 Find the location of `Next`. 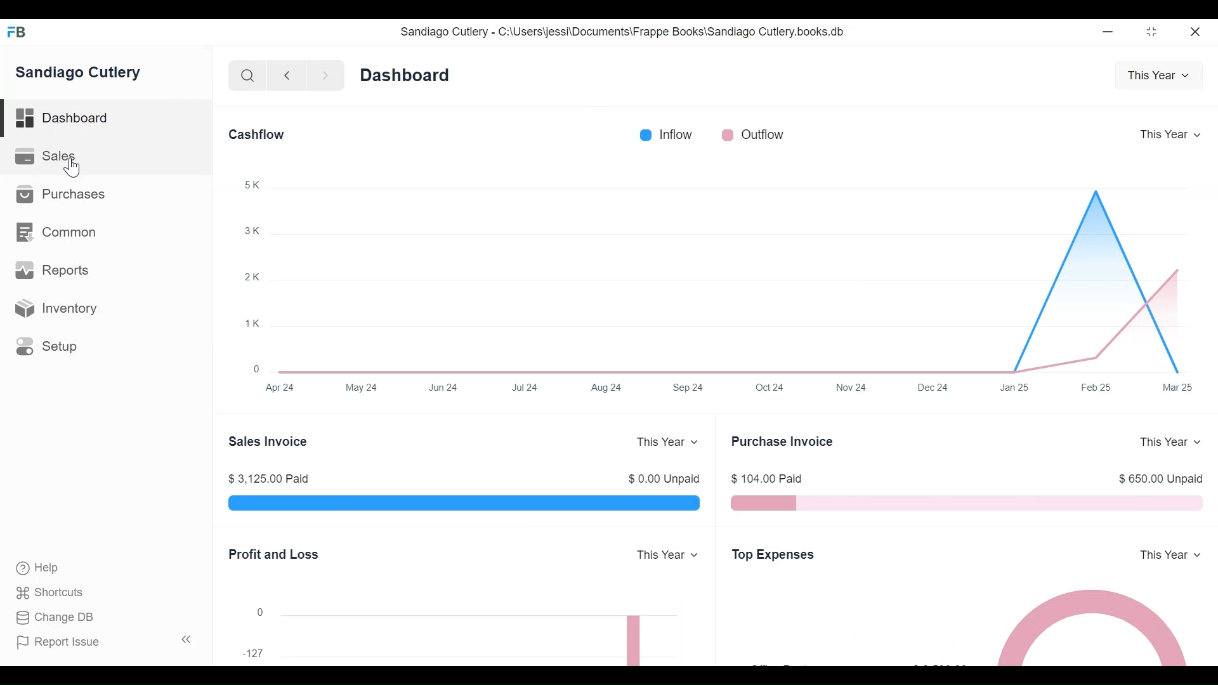

Next is located at coordinates (327, 75).